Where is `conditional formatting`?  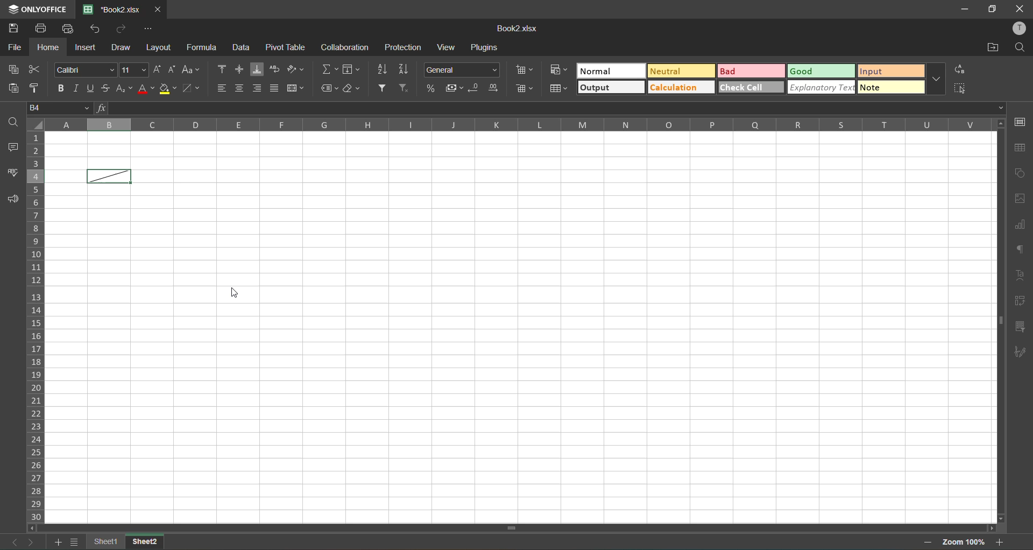 conditional formatting is located at coordinates (561, 71).